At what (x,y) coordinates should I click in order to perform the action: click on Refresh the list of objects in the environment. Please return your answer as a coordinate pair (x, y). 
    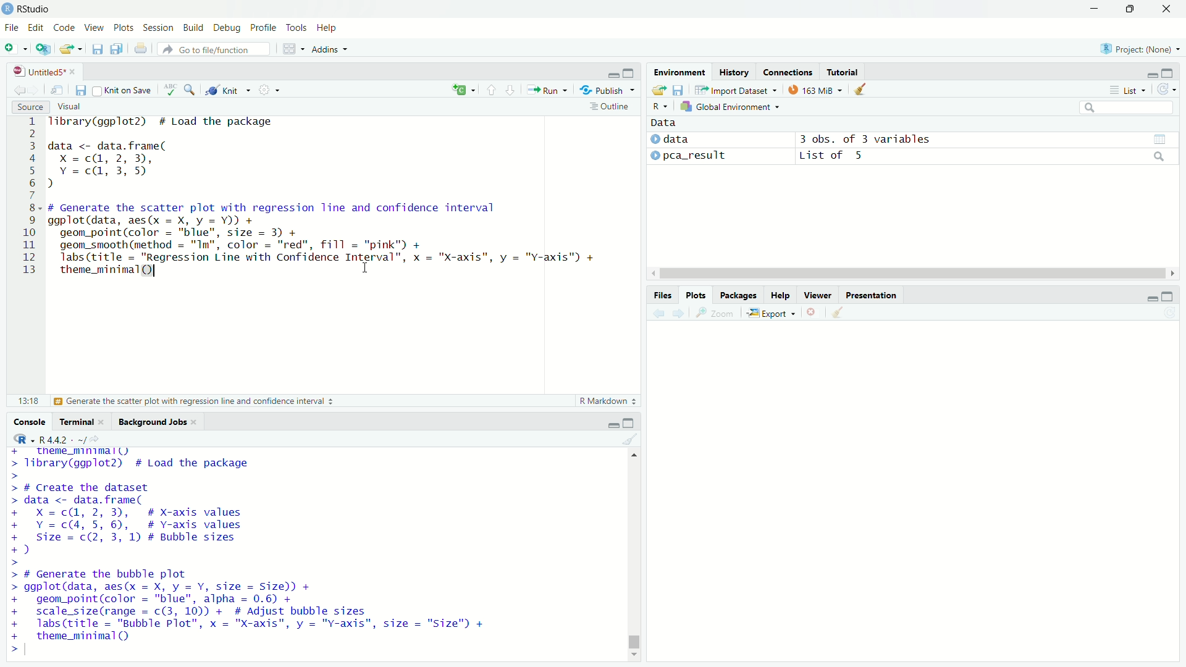
    Looking at the image, I should click on (1166, 90).